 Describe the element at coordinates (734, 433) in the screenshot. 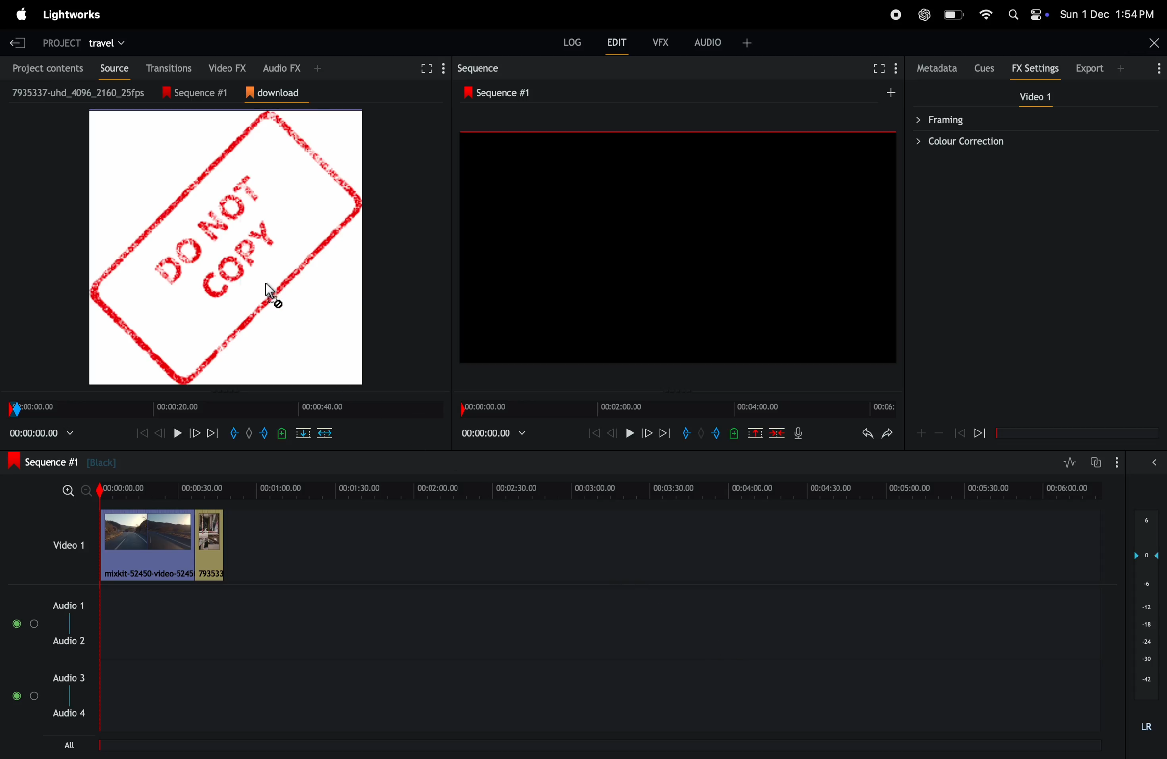

I see `add cue to current position` at that location.